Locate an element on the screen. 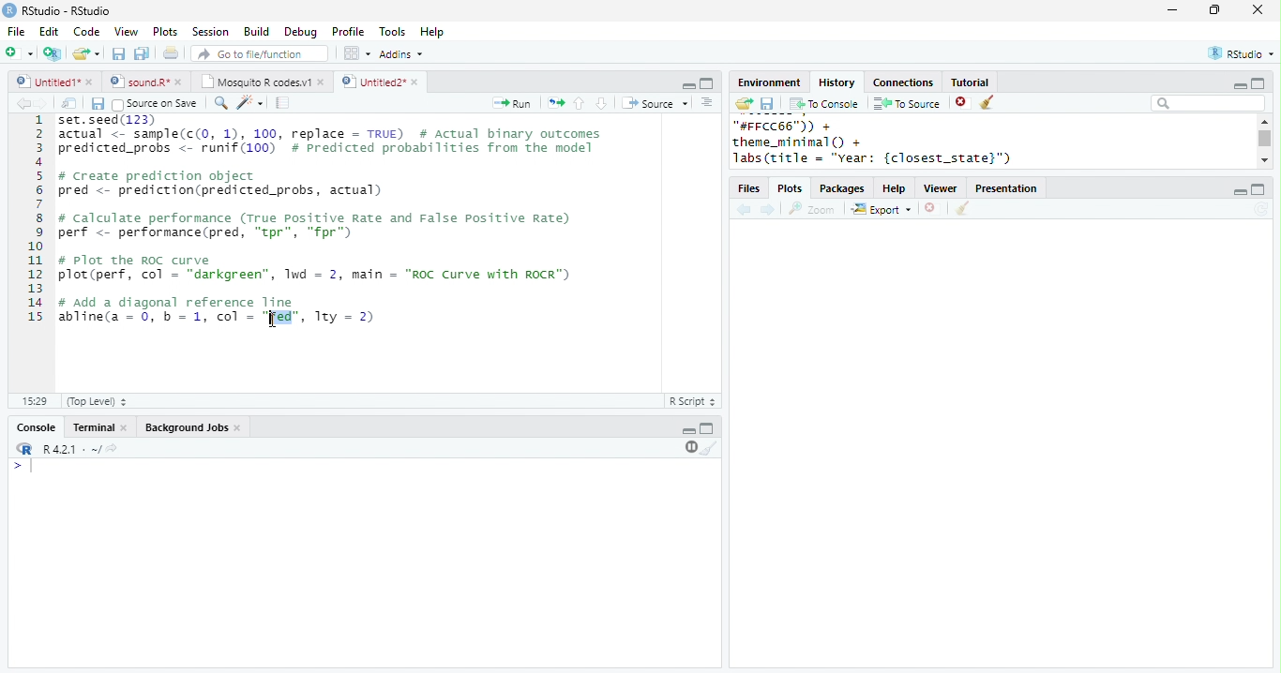 This screenshot has height=673, width=1281. minimize is located at coordinates (1239, 86).